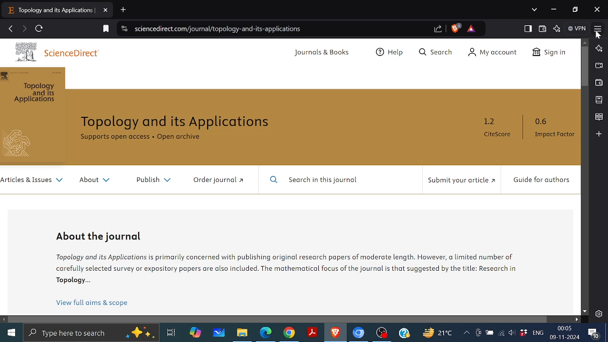 The width and height of the screenshot is (608, 342). Describe the element at coordinates (598, 99) in the screenshot. I see `Bookmarks` at that location.